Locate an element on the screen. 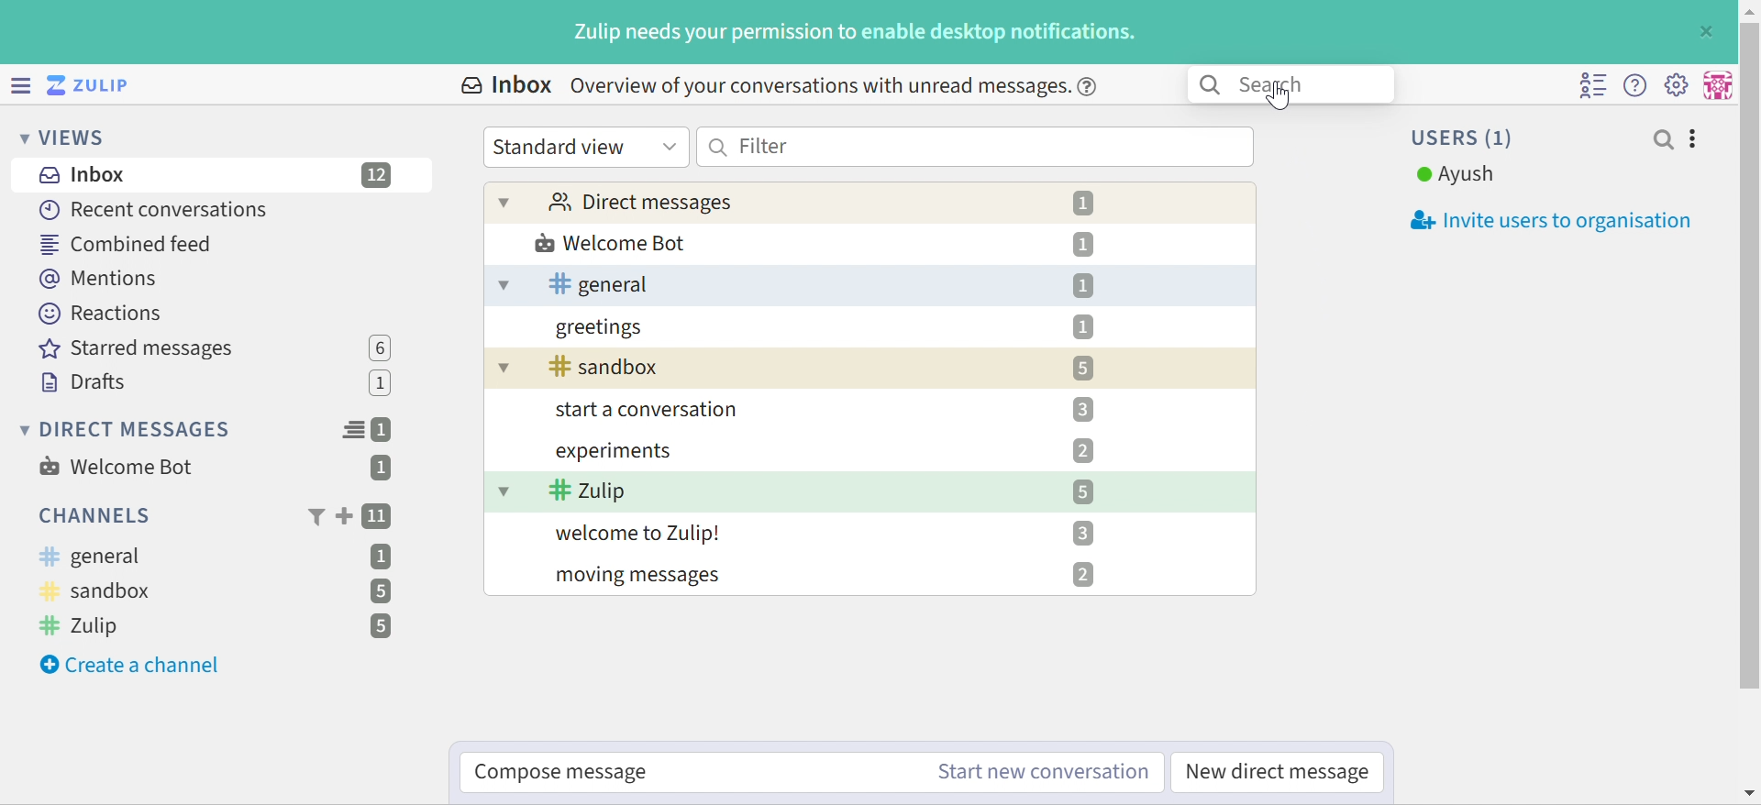 This screenshot has width=1761, height=805. Welcome Bot is located at coordinates (610, 243).